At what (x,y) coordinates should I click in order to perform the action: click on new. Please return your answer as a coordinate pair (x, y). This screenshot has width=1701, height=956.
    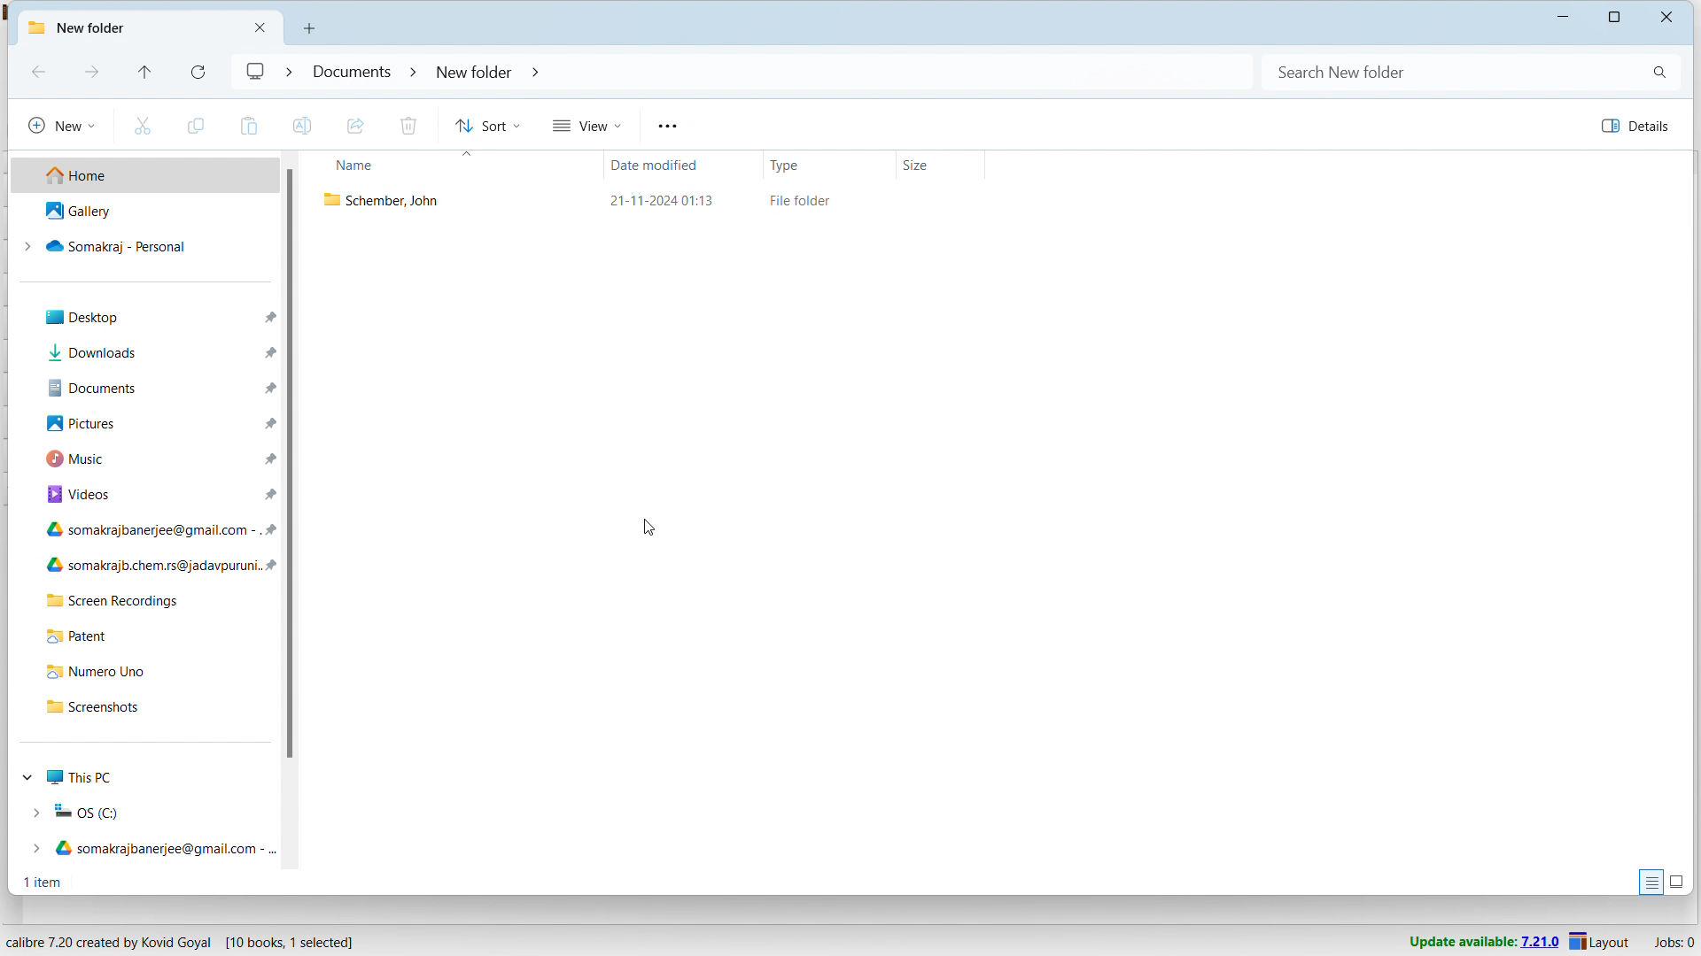
    Looking at the image, I should click on (62, 124).